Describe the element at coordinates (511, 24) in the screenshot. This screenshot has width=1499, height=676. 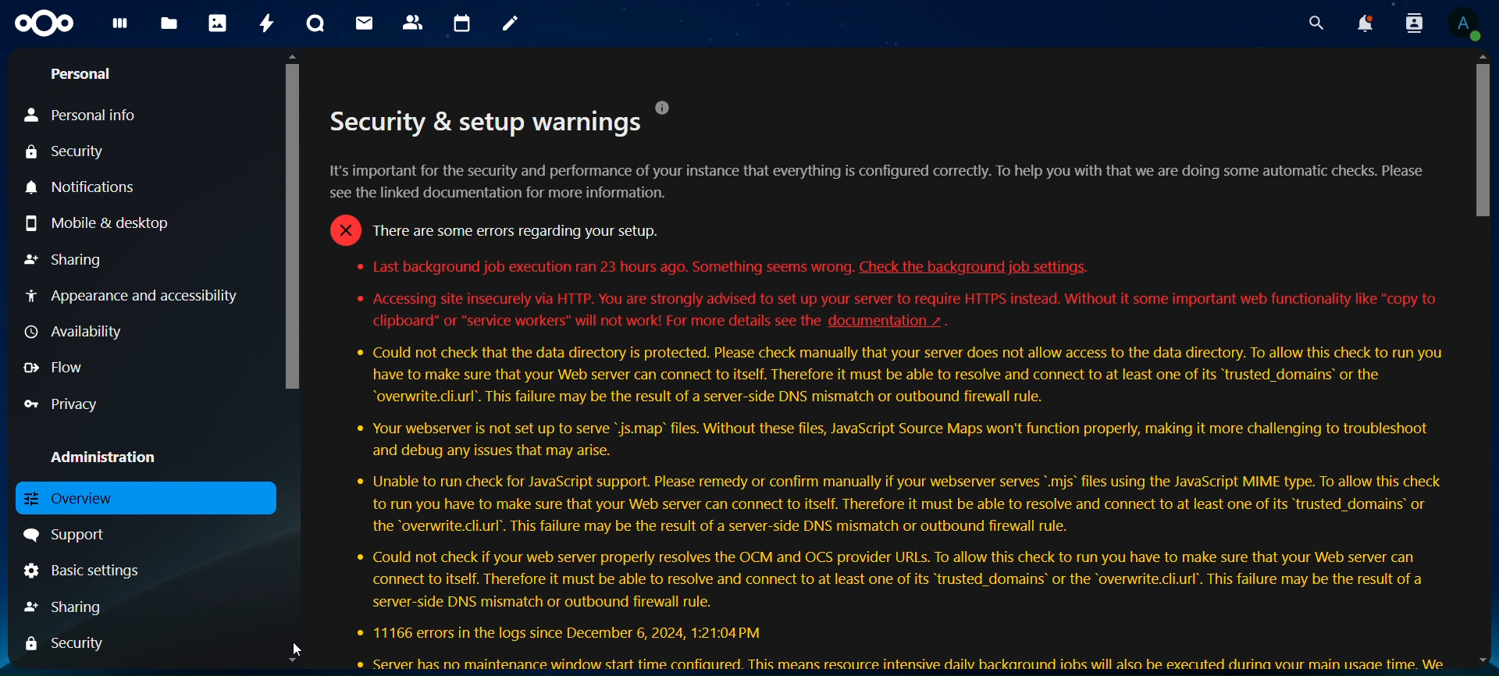
I see `notes` at that location.